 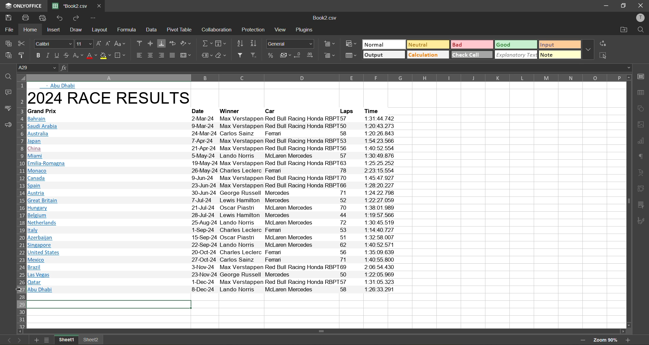 What do you see at coordinates (641, 18) in the screenshot?
I see `profile` at bounding box center [641, 18].